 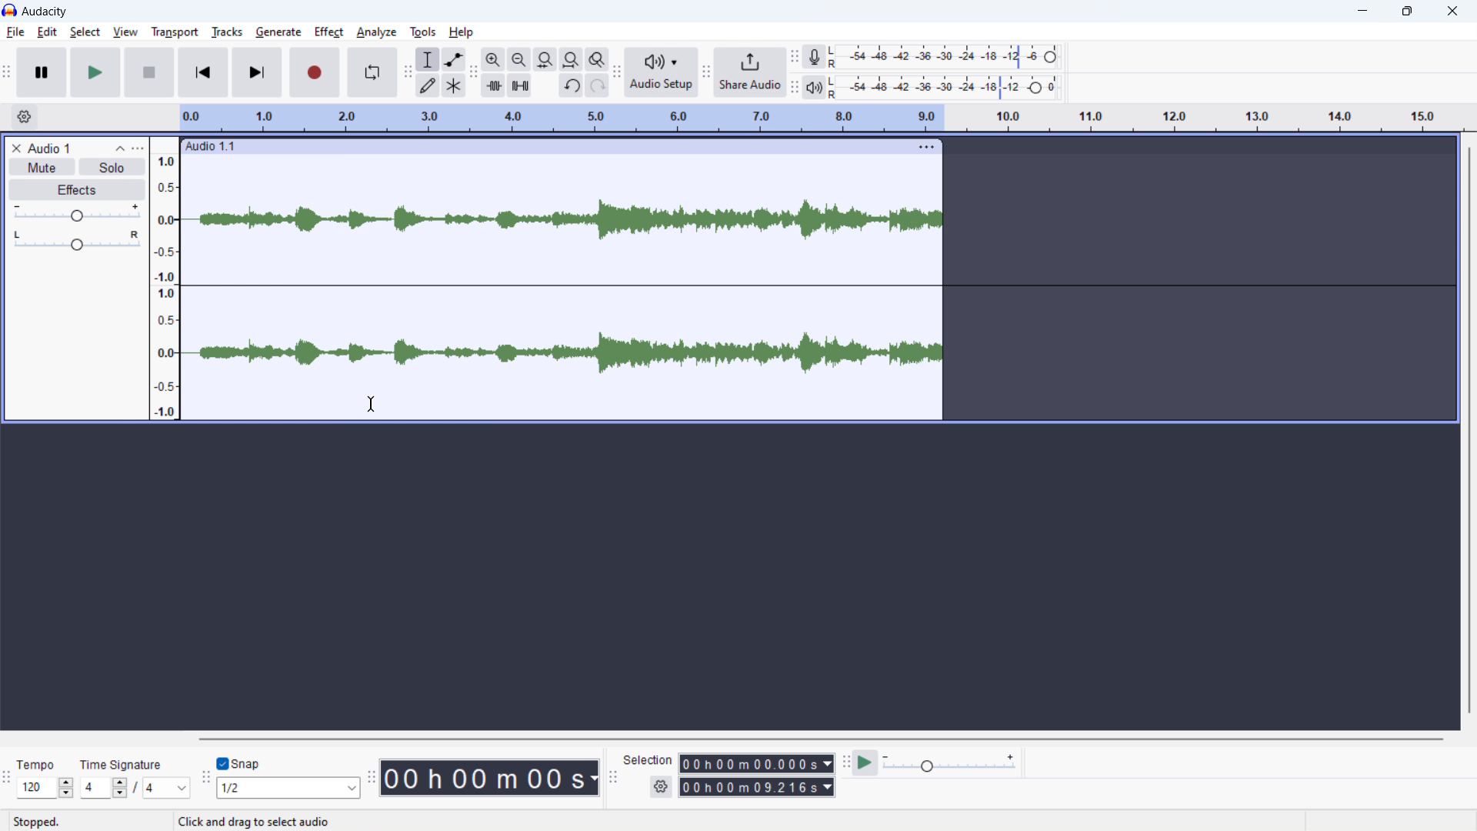 What do you see at coordinates (288, 788) in the screenshot?
I see `set snappping` at bounding box center [288, 788].